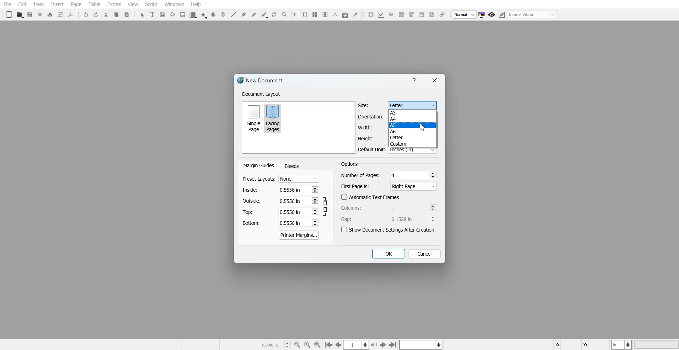 The image size is (679, 350). Describe the element at coordinates (411, 14) in the screenshot. I see `PDF Combo Box` at that location.